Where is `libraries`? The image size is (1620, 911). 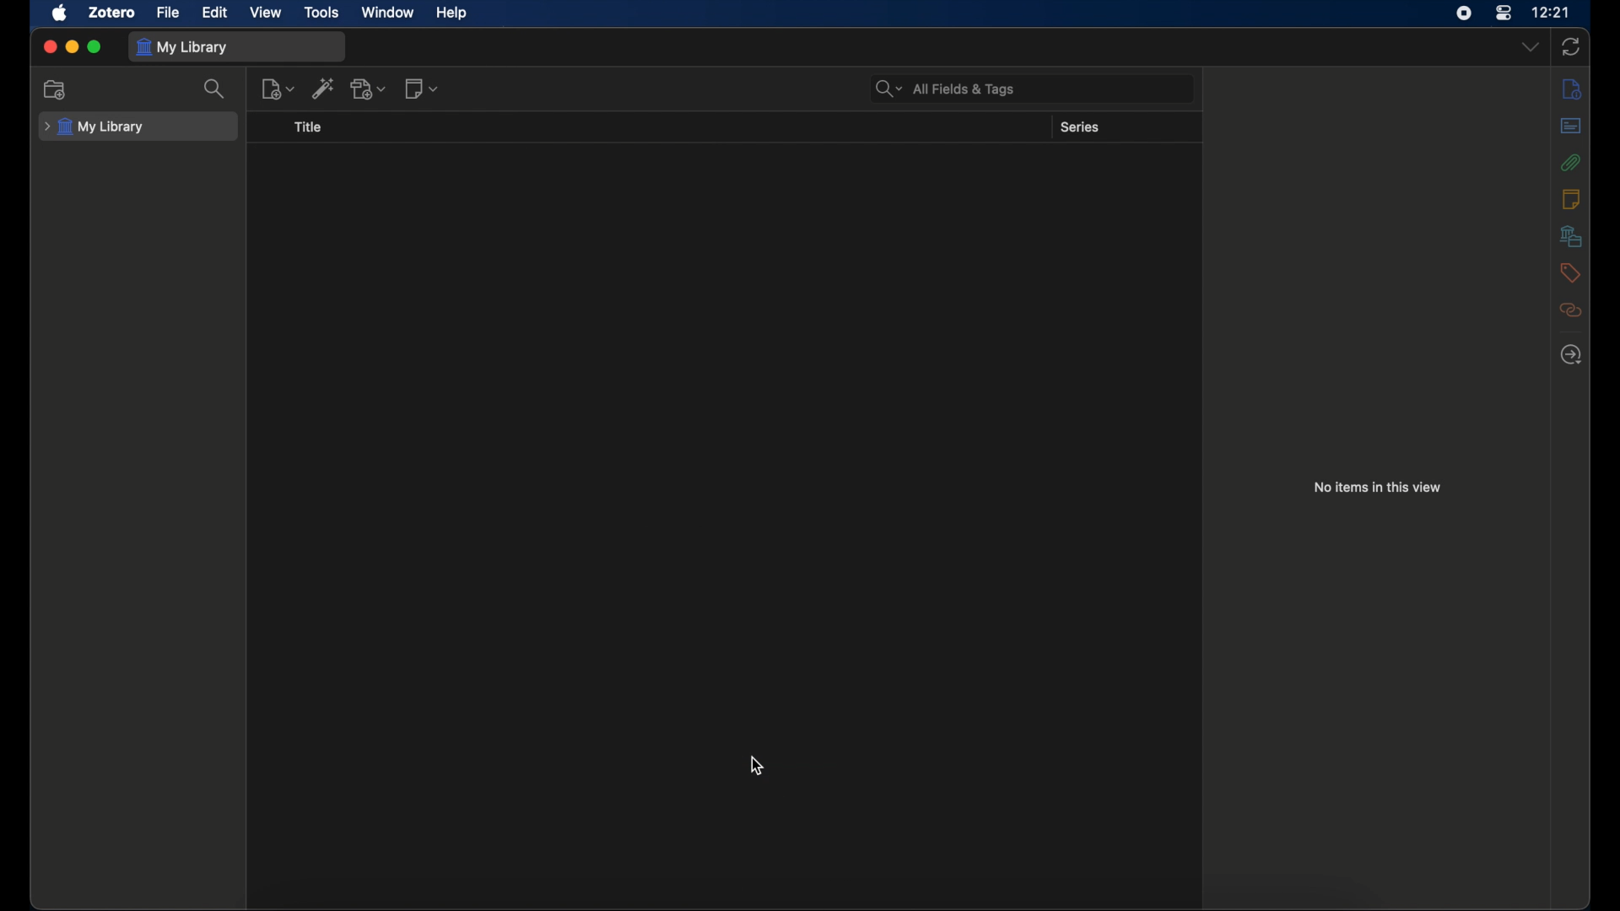
libraries is located at coordinates (1571, 236).